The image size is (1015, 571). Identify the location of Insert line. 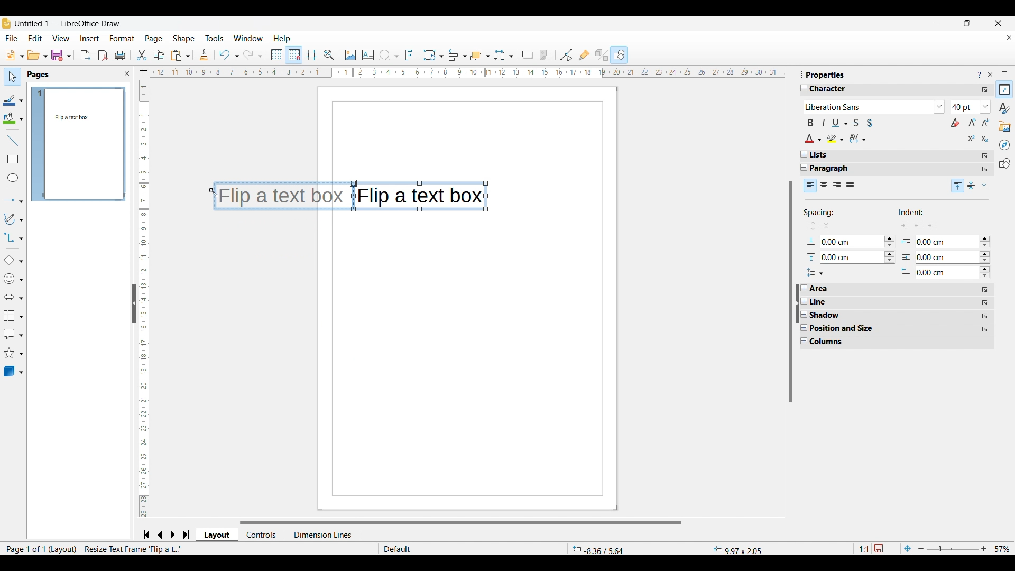
(13, 141).